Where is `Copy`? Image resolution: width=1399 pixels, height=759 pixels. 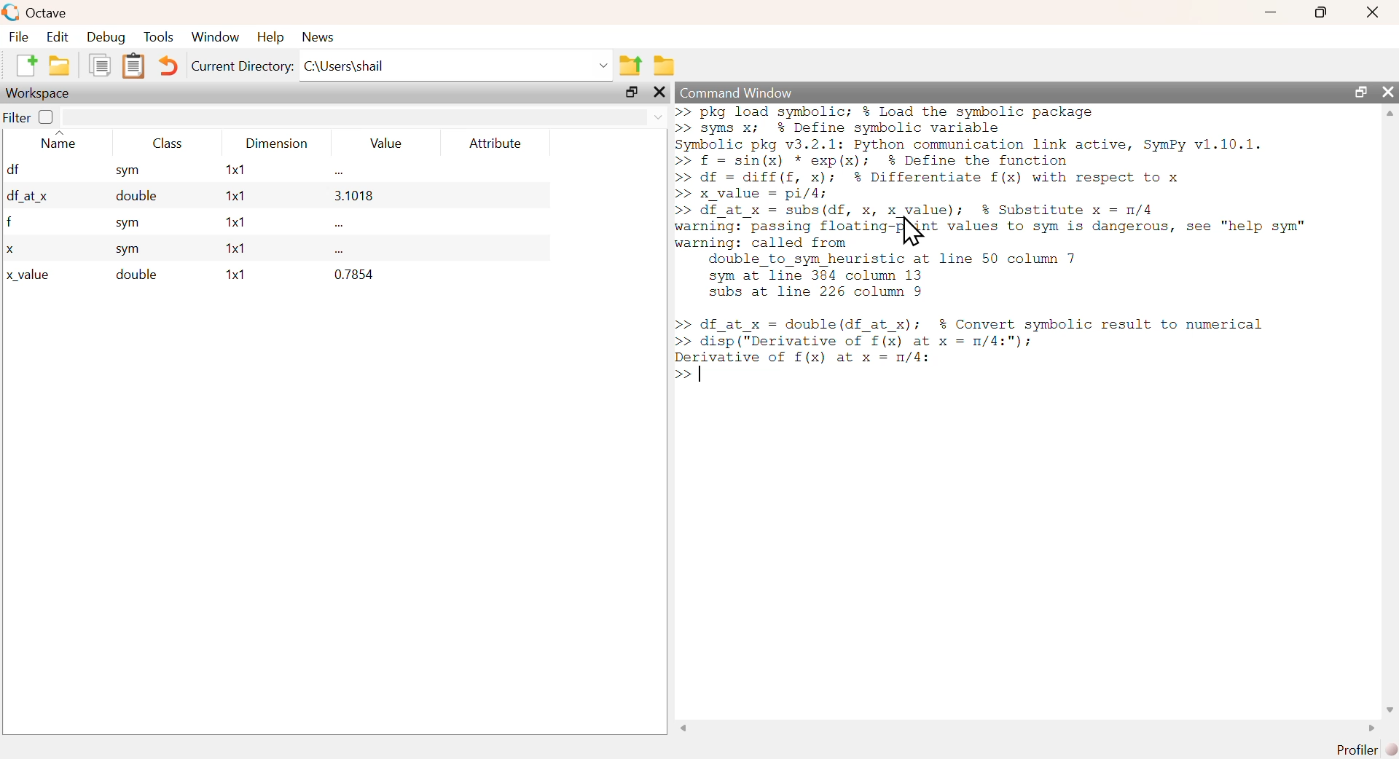 Copy is located at coordinates (101, 66).